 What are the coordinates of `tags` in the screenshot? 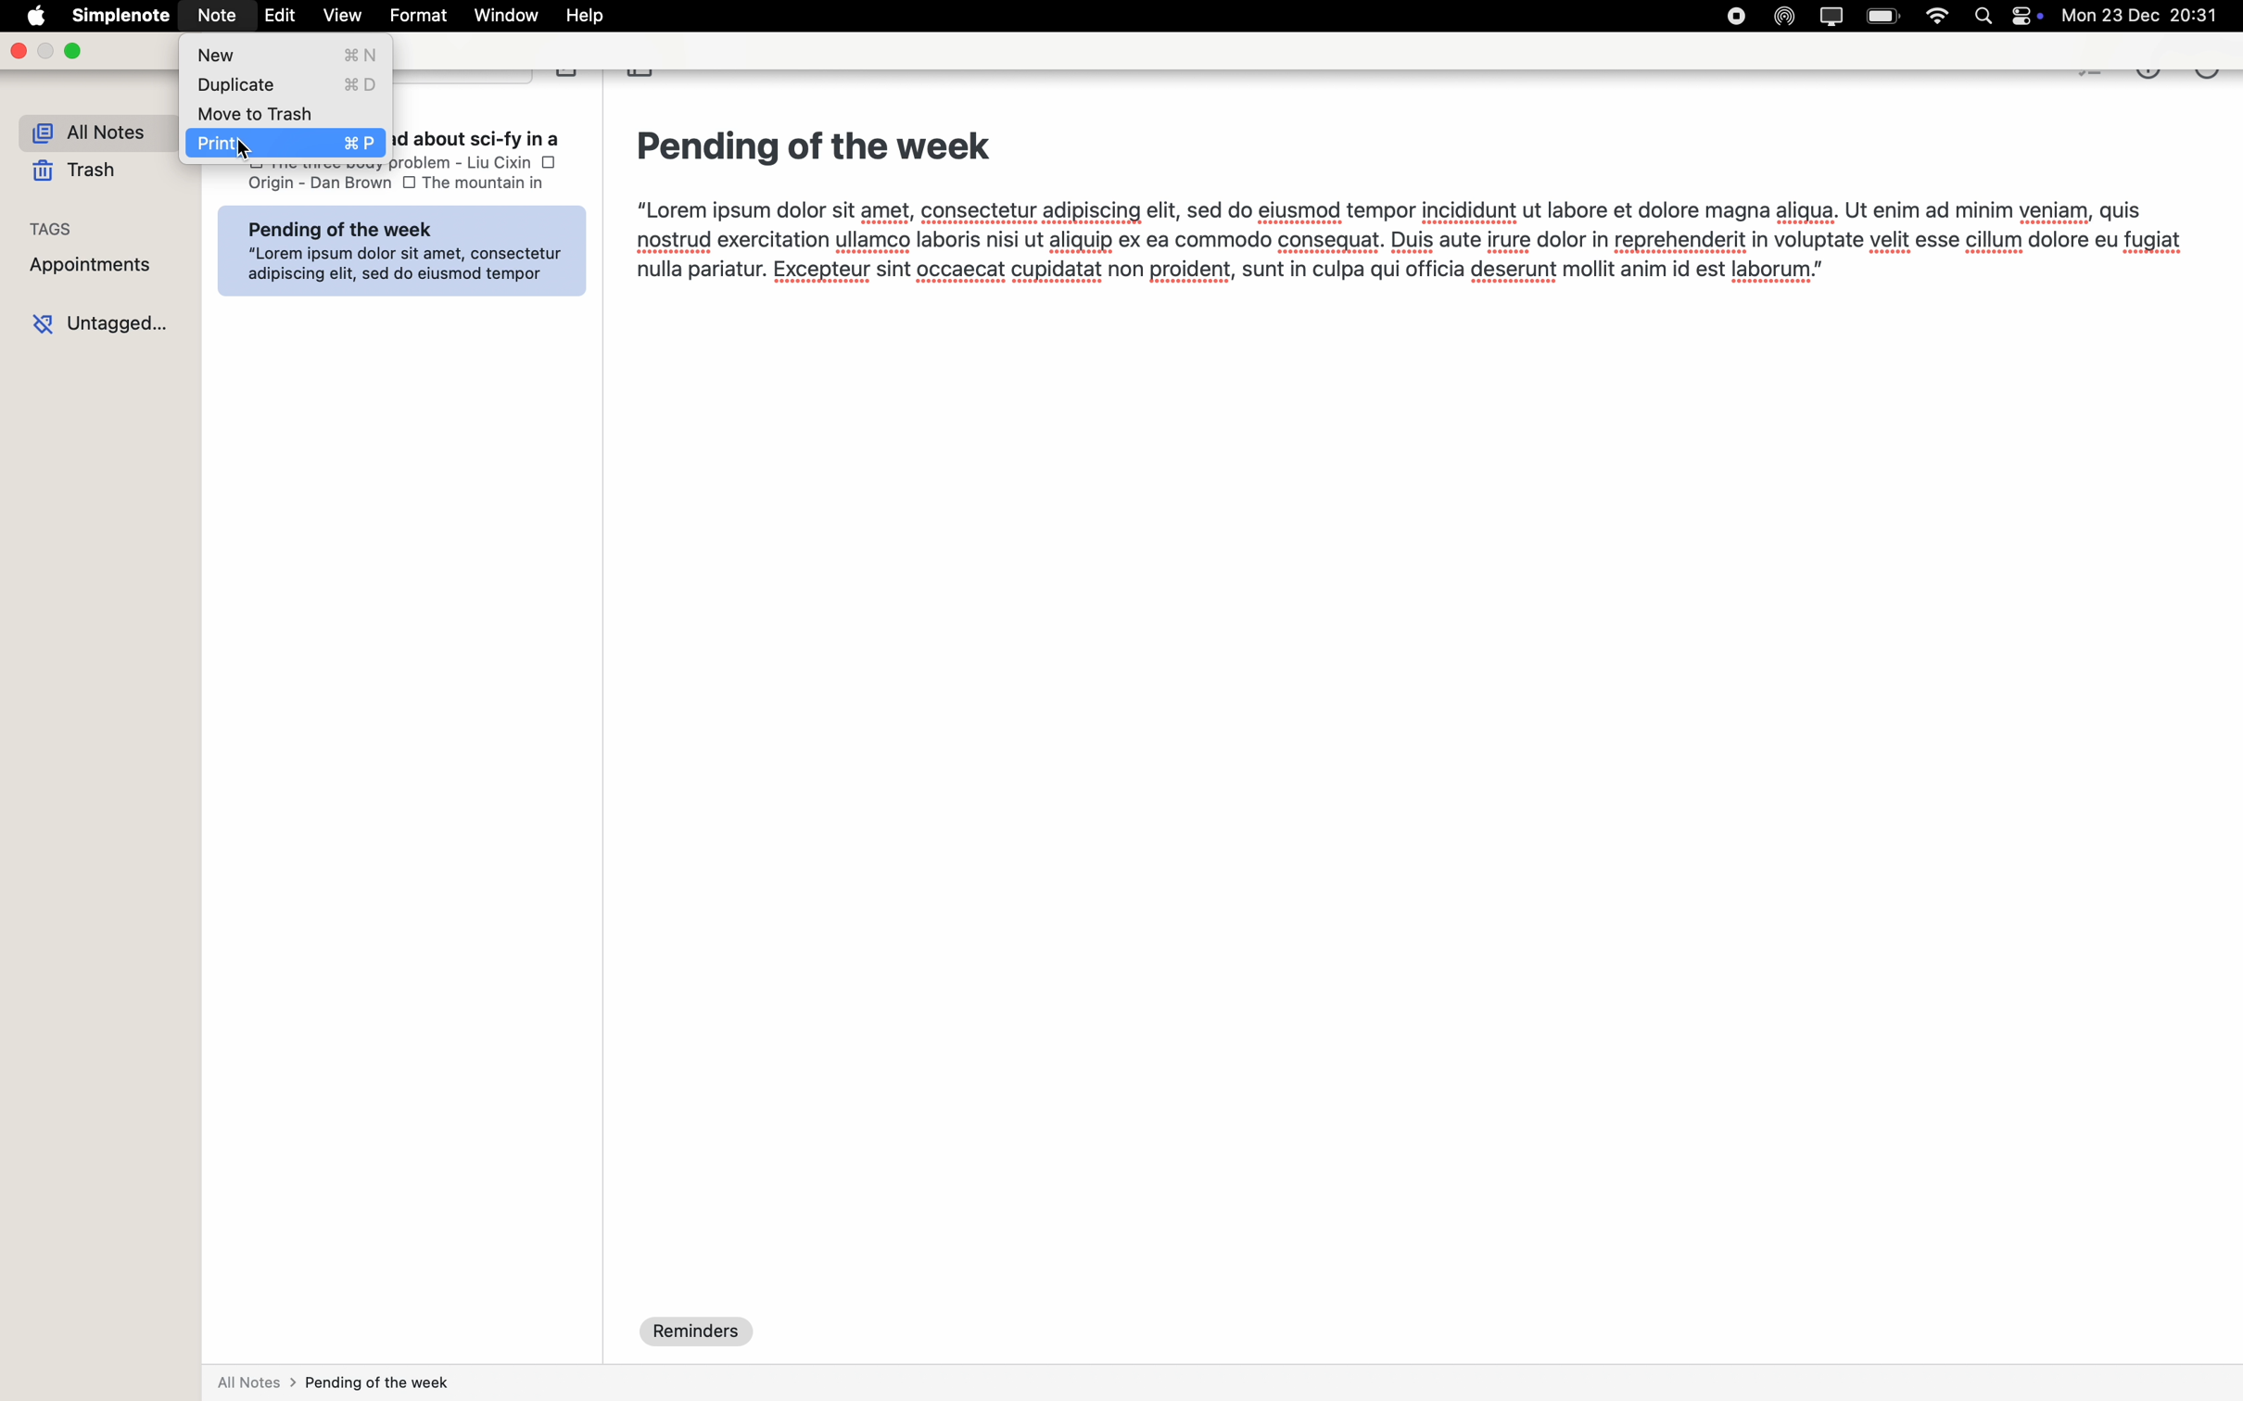 It's located at (57, 232).